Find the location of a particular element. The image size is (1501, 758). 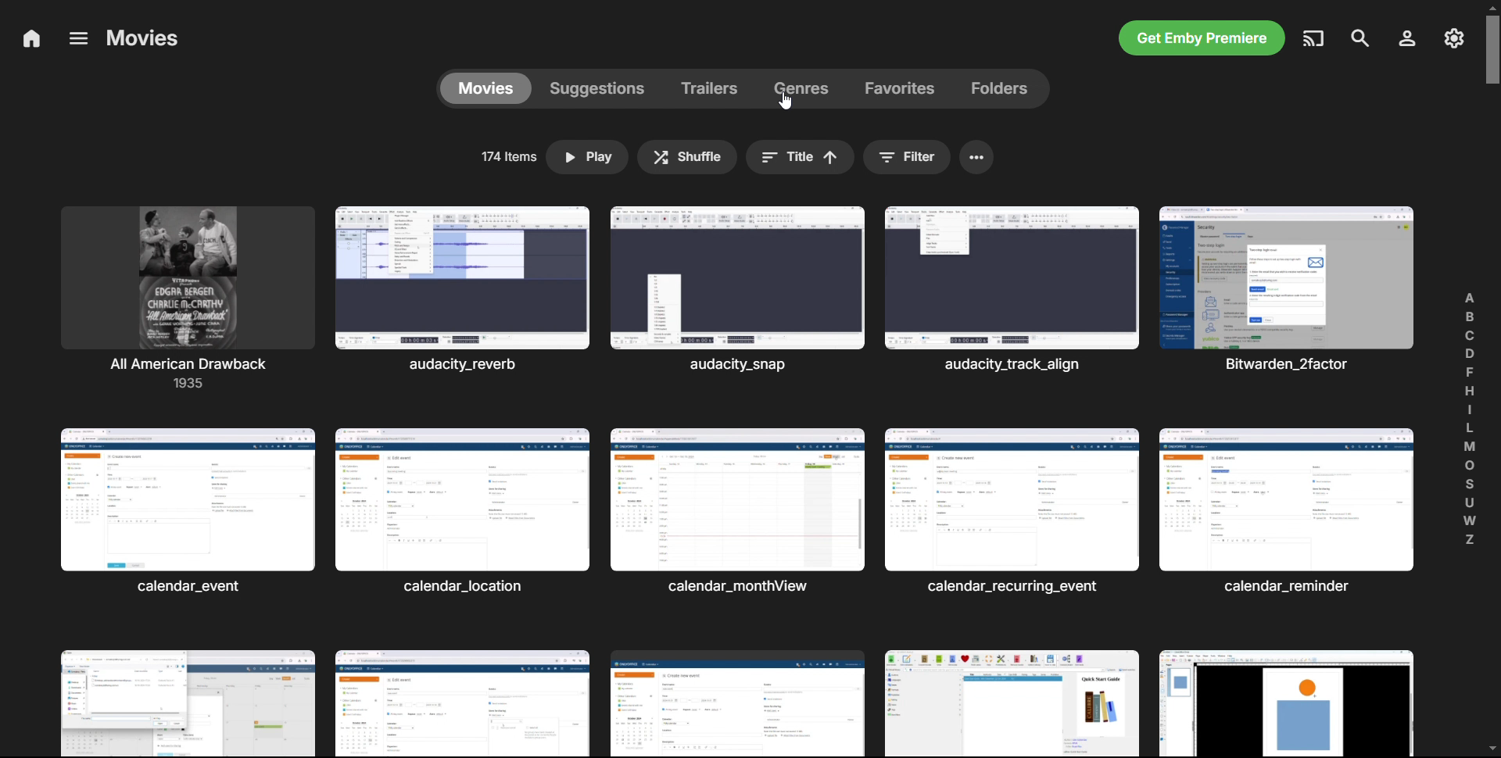

ABCDFHILMOSUWZ is located at coordinates (1471, 419).